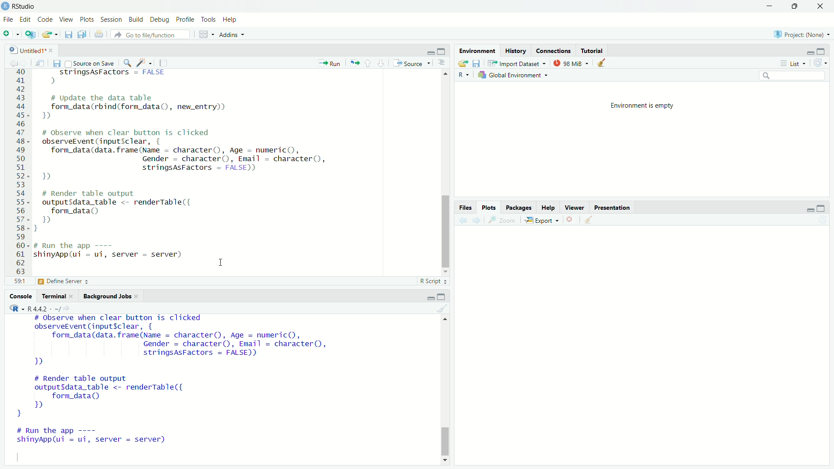 This screenshot has width=834, height=469. Describe the element at coordinates (444, 460) in the screenshot. I see `move down` at that location.